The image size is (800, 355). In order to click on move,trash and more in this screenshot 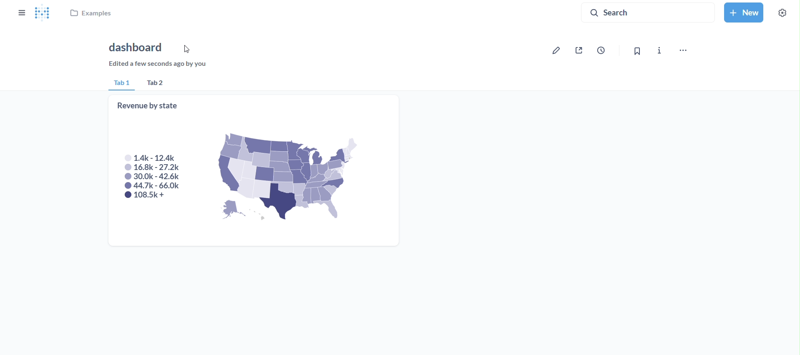, I will do `click(683, 51)`.